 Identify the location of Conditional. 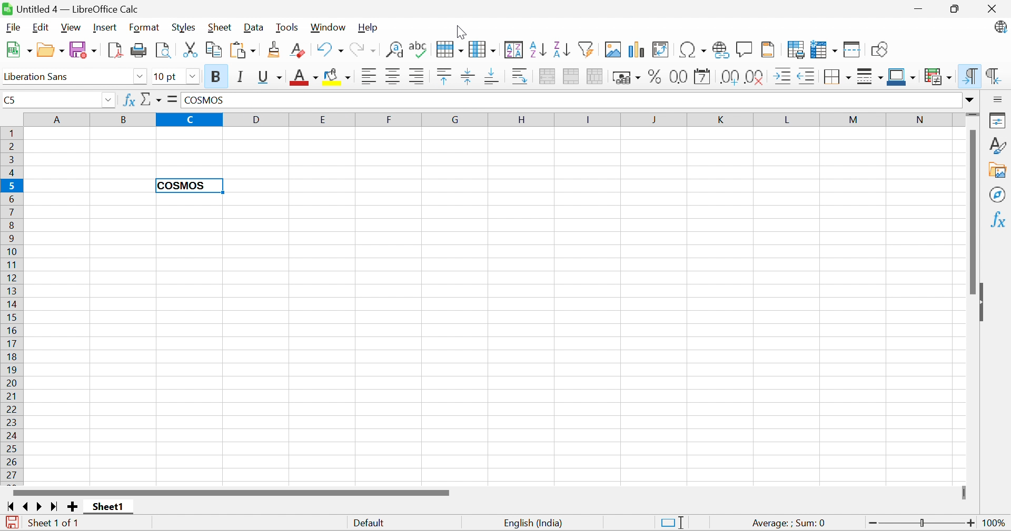
(939, 76).